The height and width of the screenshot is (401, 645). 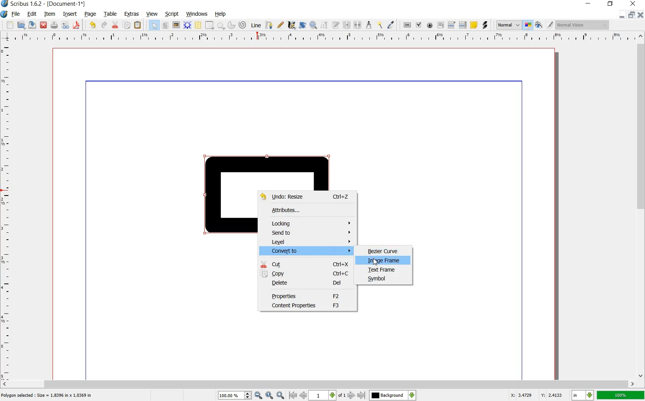 What do you see at coordinates (307, 197) in the screenshot?
I see `Undo: Resize Ctrl+Z` at bounding box center [307, 197].